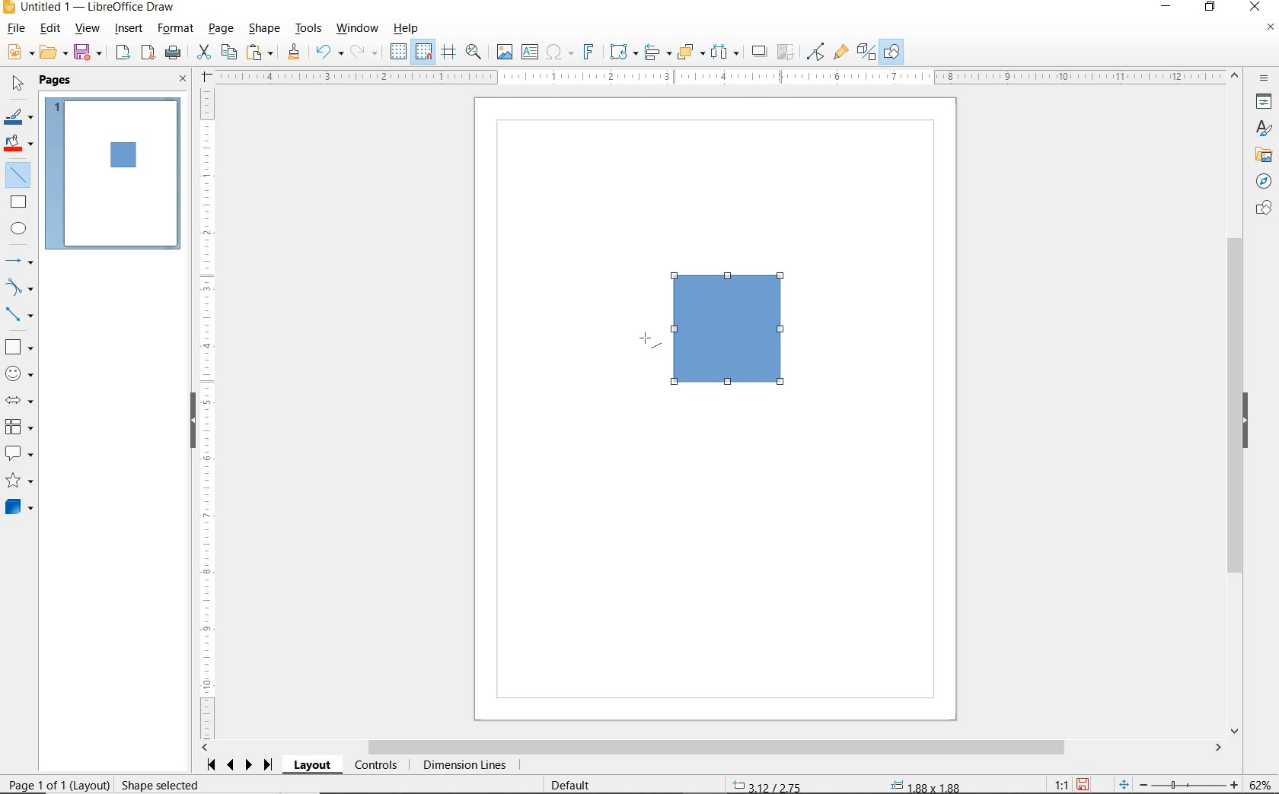 Image resolution: width=1279 pixels, height=794 pixels. What do you see at coordinates (1261, 103) in the screenshot?
I see `PROPERTIES` at bounding box center [1261, 103].